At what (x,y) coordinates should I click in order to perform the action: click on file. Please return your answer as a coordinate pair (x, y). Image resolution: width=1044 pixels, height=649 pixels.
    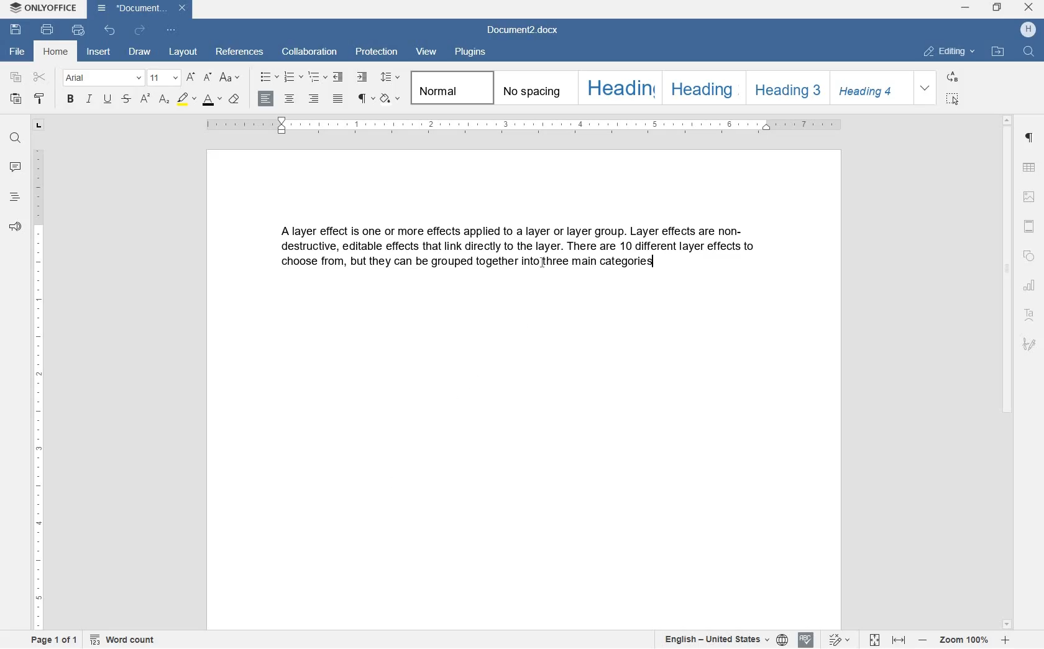
    Looking at the image, I should click on (16, 52).